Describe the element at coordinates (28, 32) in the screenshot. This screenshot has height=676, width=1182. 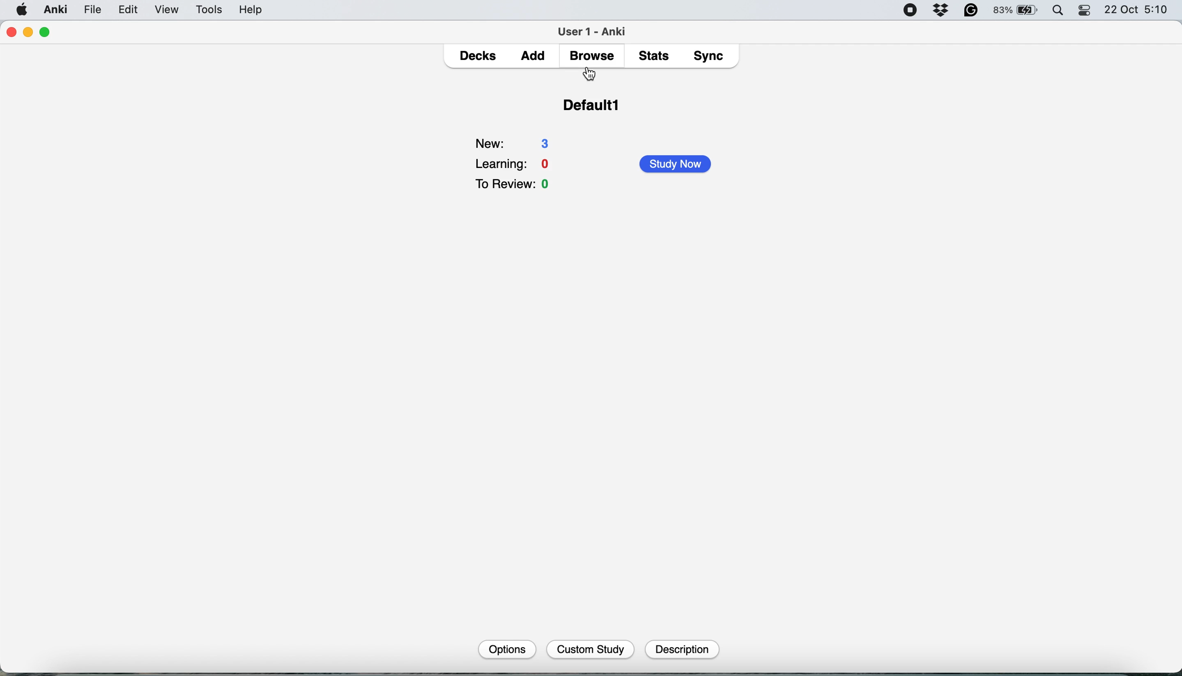
I see `minimise` at that location.